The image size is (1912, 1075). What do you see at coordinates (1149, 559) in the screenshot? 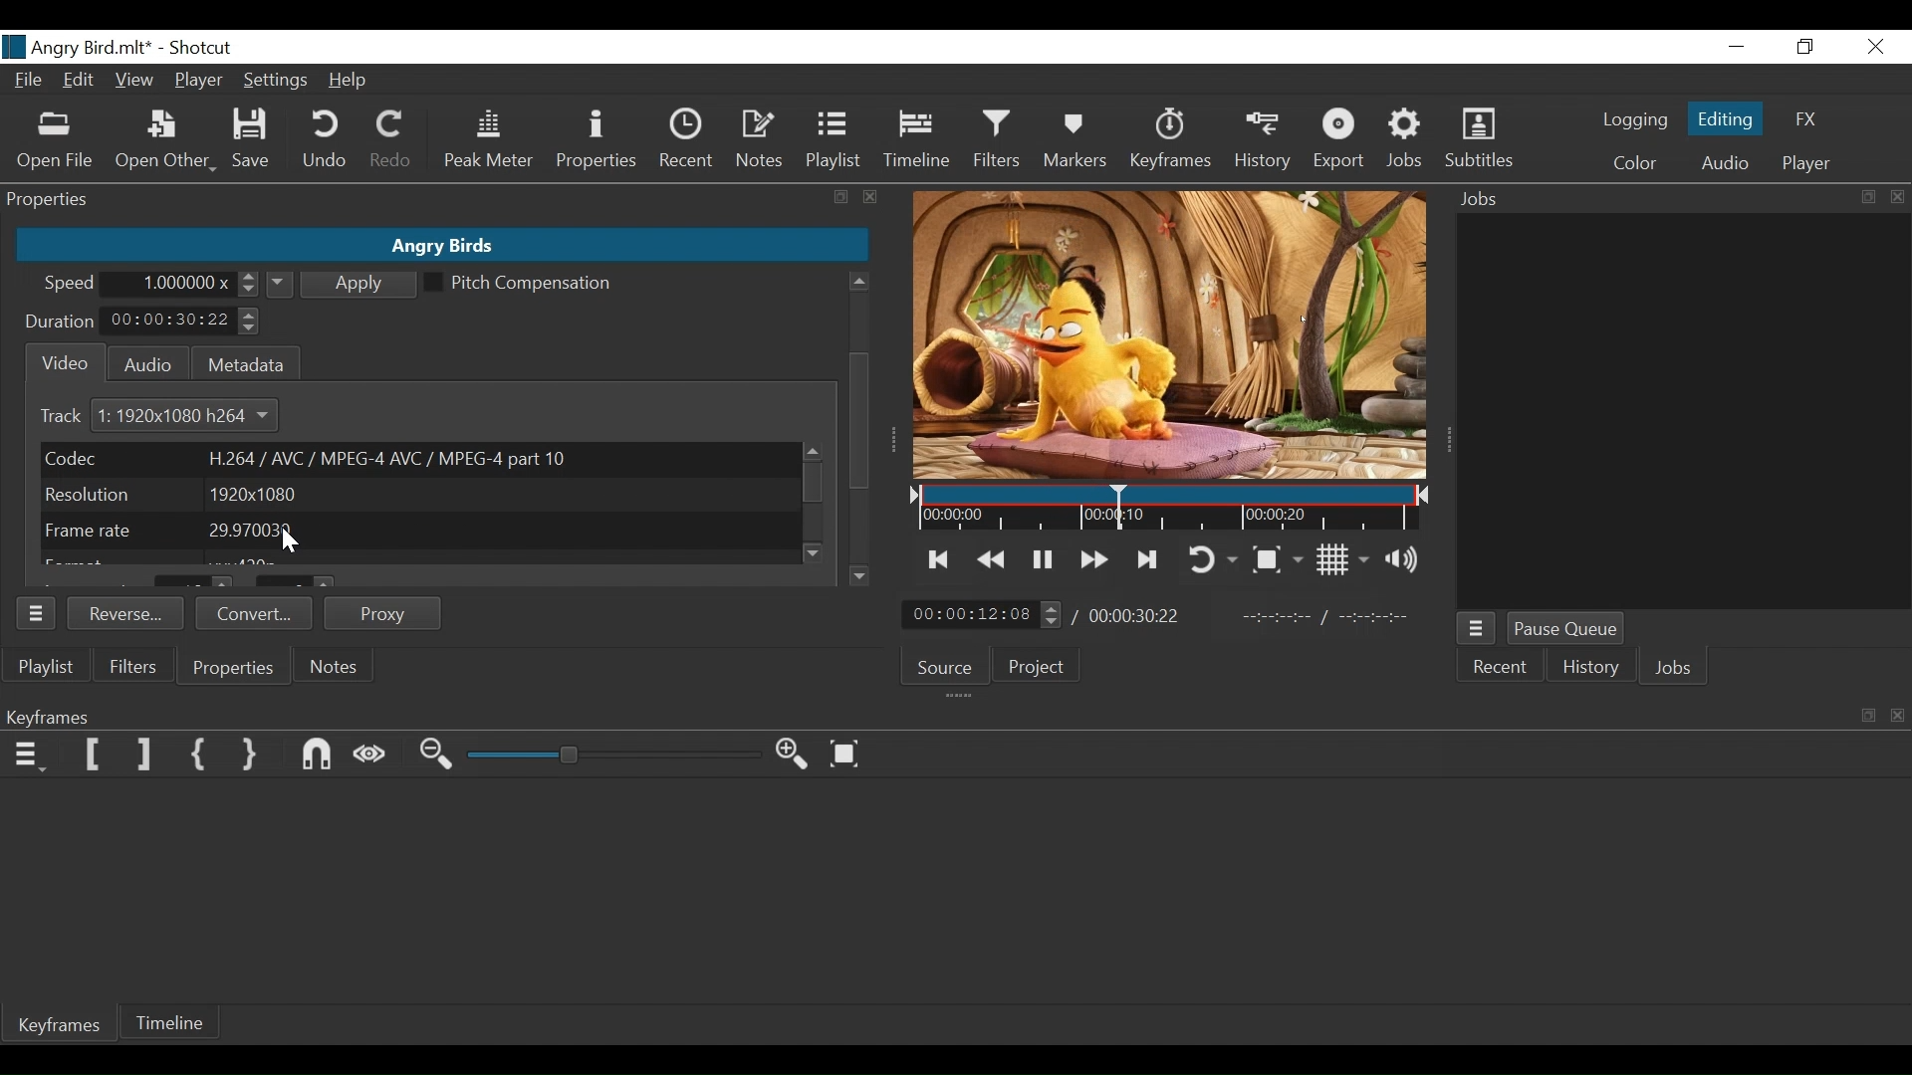
I see `Skip to the next point ` at bounding box center [1149, 559].